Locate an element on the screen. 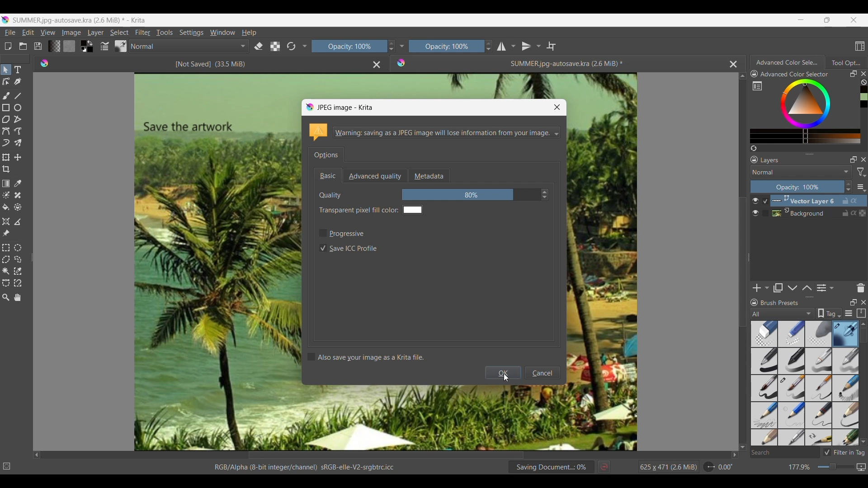 This screenshot has width=868, height=488. Rectangular selection tool is located at coordinates (5, 248).